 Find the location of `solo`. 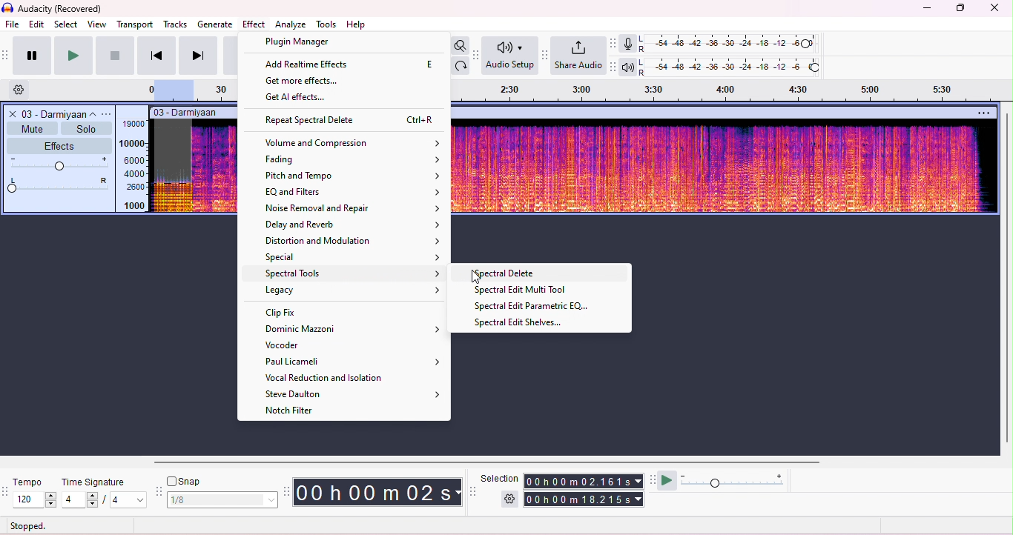

solo is located at coordinates (86, 128).